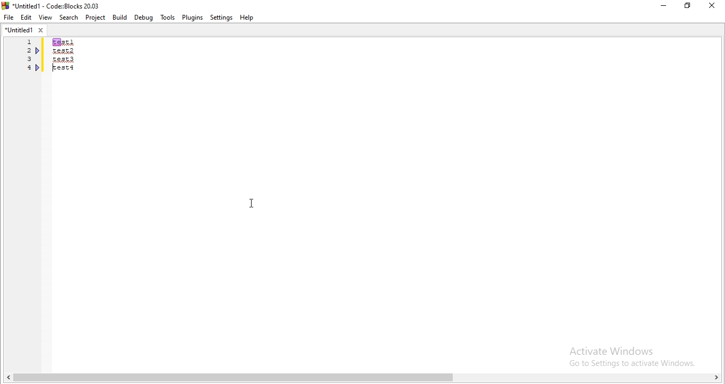 This screenshot has height=384, width=725. What do you see at coordinates (24, 29) in the screenshot?
I see `untitled1` at bounding box center [24, 29].